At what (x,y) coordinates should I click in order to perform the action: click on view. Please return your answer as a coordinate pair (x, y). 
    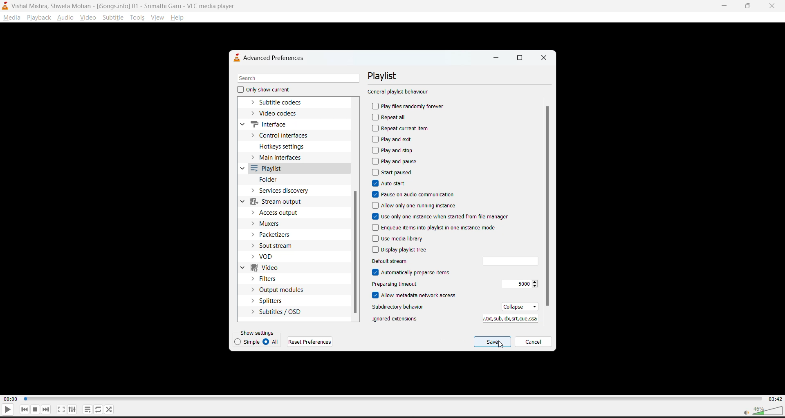
    Looking at the image, I should click on (159, 19).